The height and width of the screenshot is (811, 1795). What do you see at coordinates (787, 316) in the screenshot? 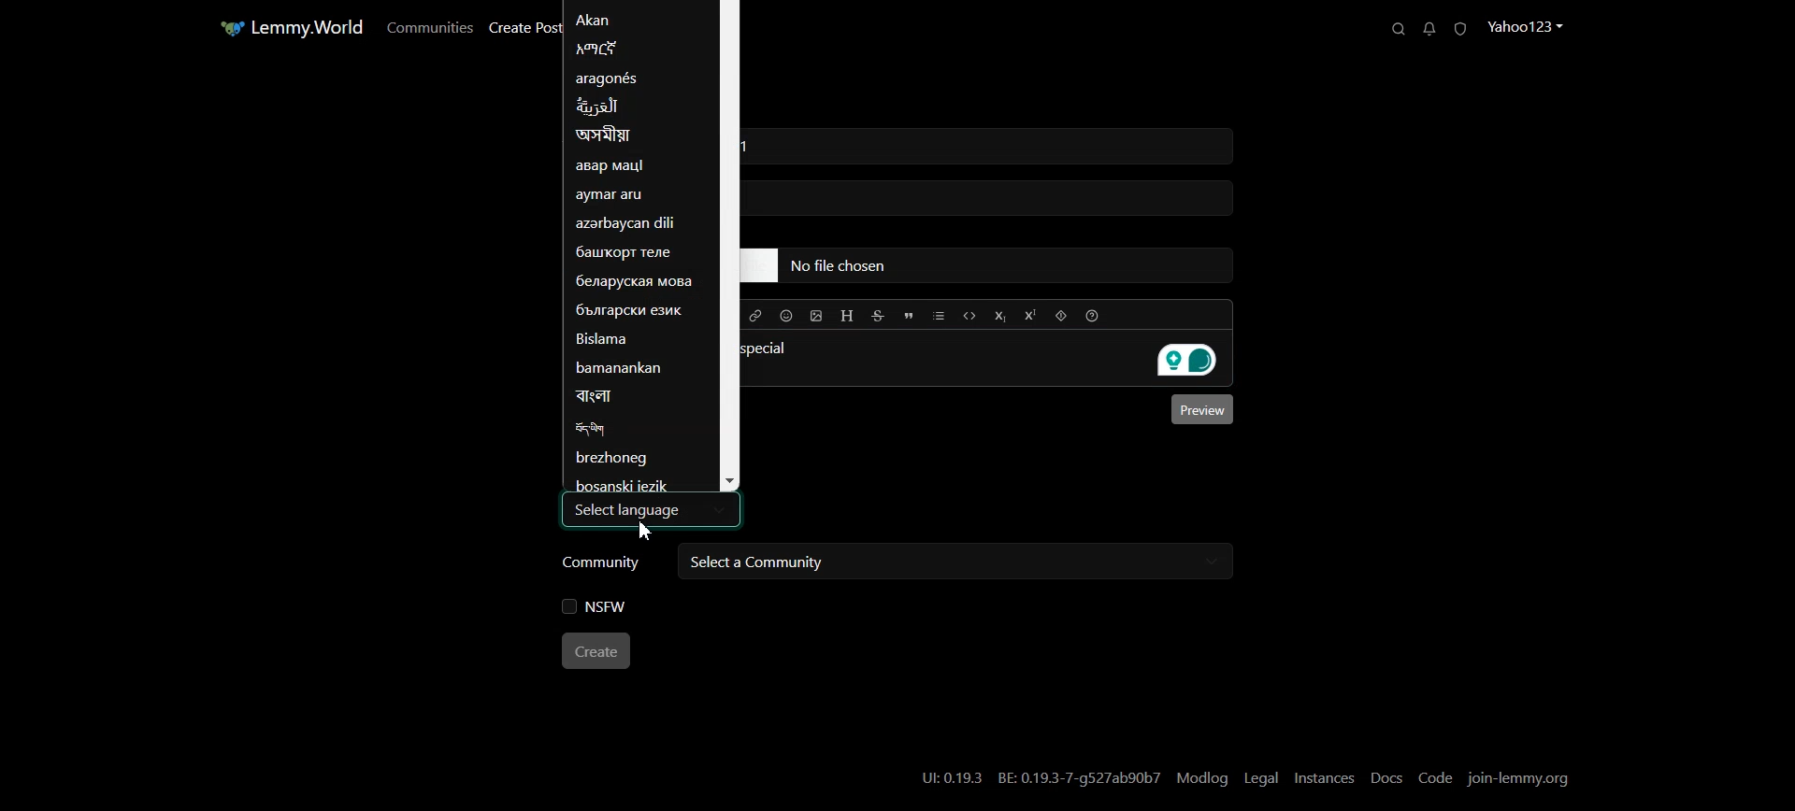
I see `Insert Emoji` at bounding box center [787, 316].